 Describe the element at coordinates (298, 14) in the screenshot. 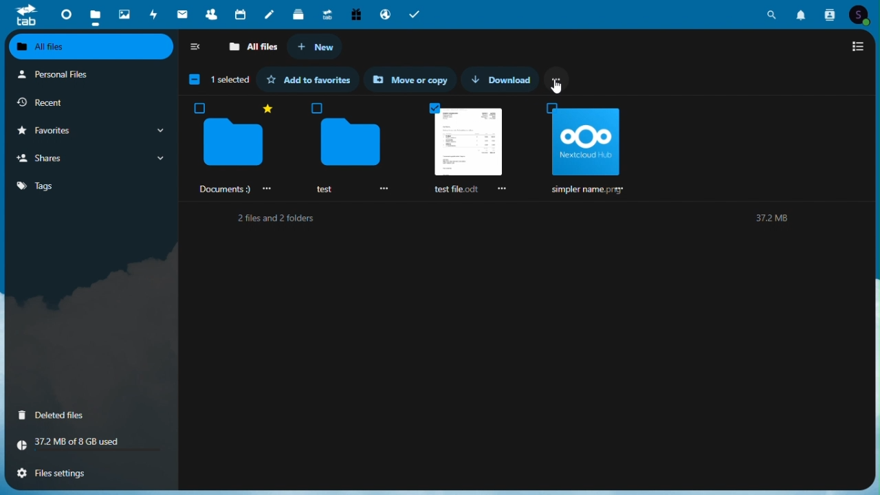

I see `deck` at that location.